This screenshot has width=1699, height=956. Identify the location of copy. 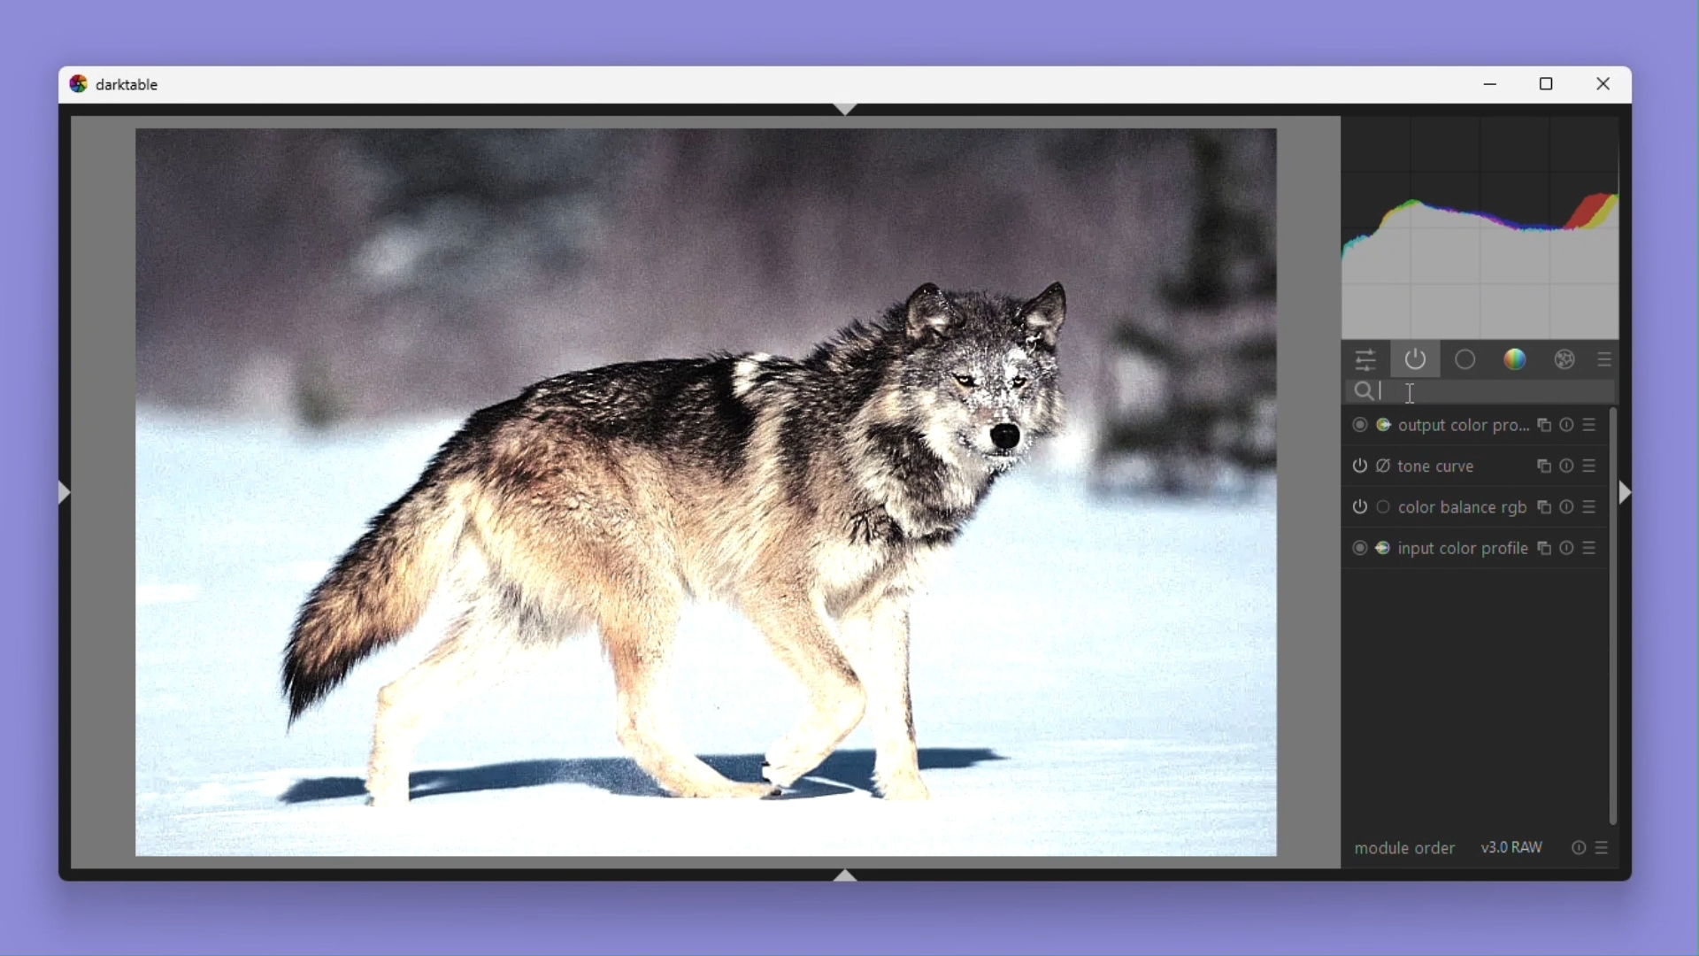
(1543, 506).